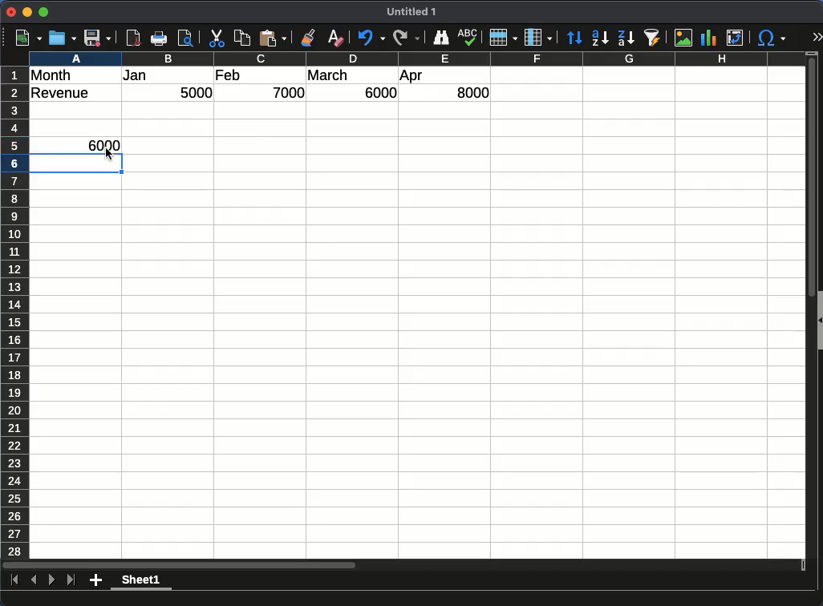  I want to click on maximize, so click(43, 12).